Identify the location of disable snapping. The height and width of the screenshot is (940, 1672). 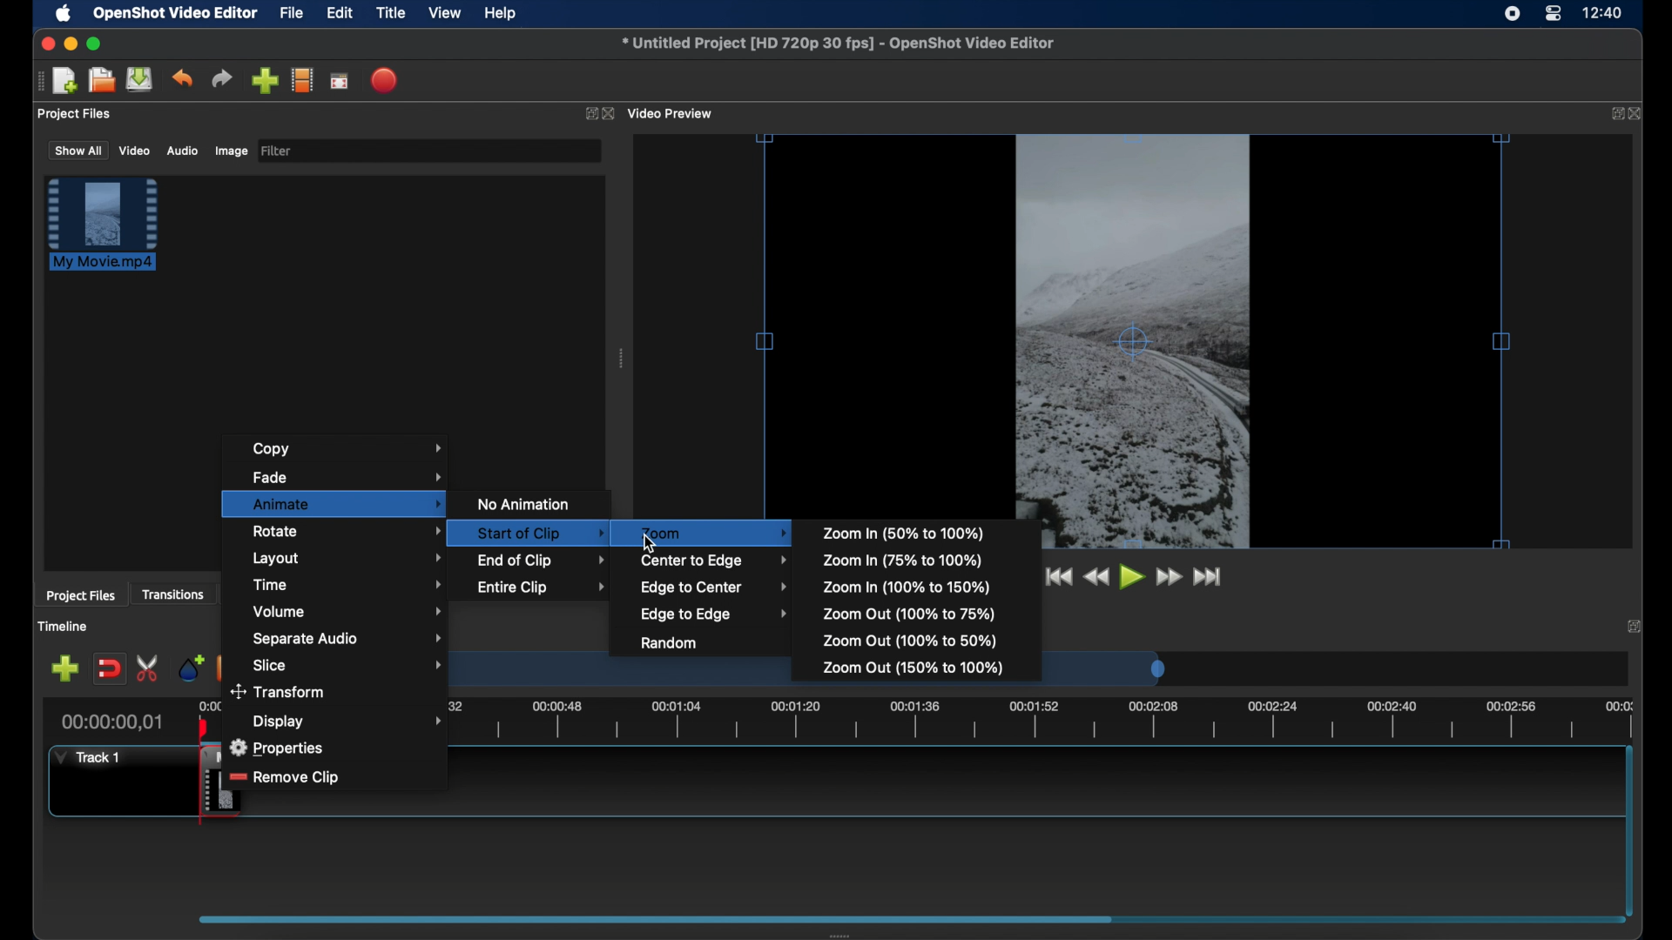
(109, 669).